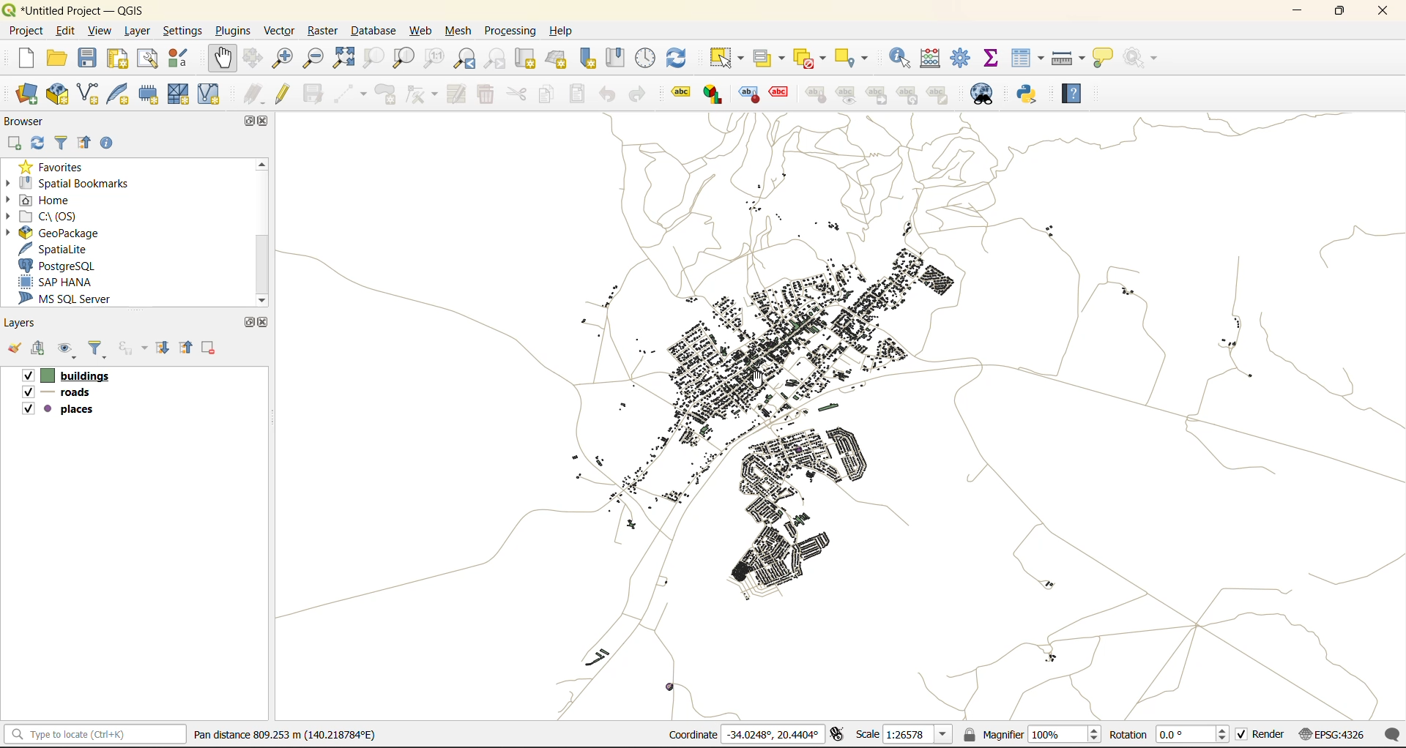 The height and width of the screenshot is (748, 1406). What do you see at coordinates (44, 199) in the screenshot?
I see `home` at bounding box center [44, 199].